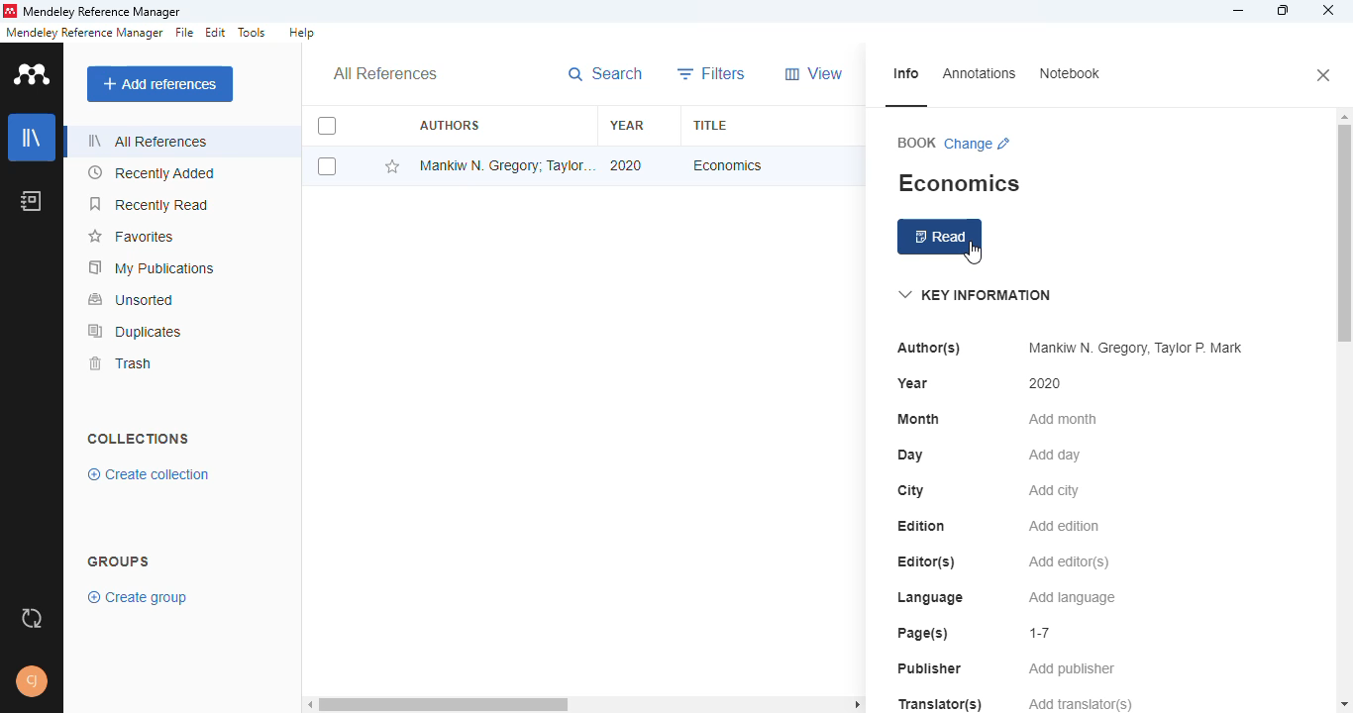  Describe the element at coordinates (31, 137) in the screenshot. I see `library` at that location.